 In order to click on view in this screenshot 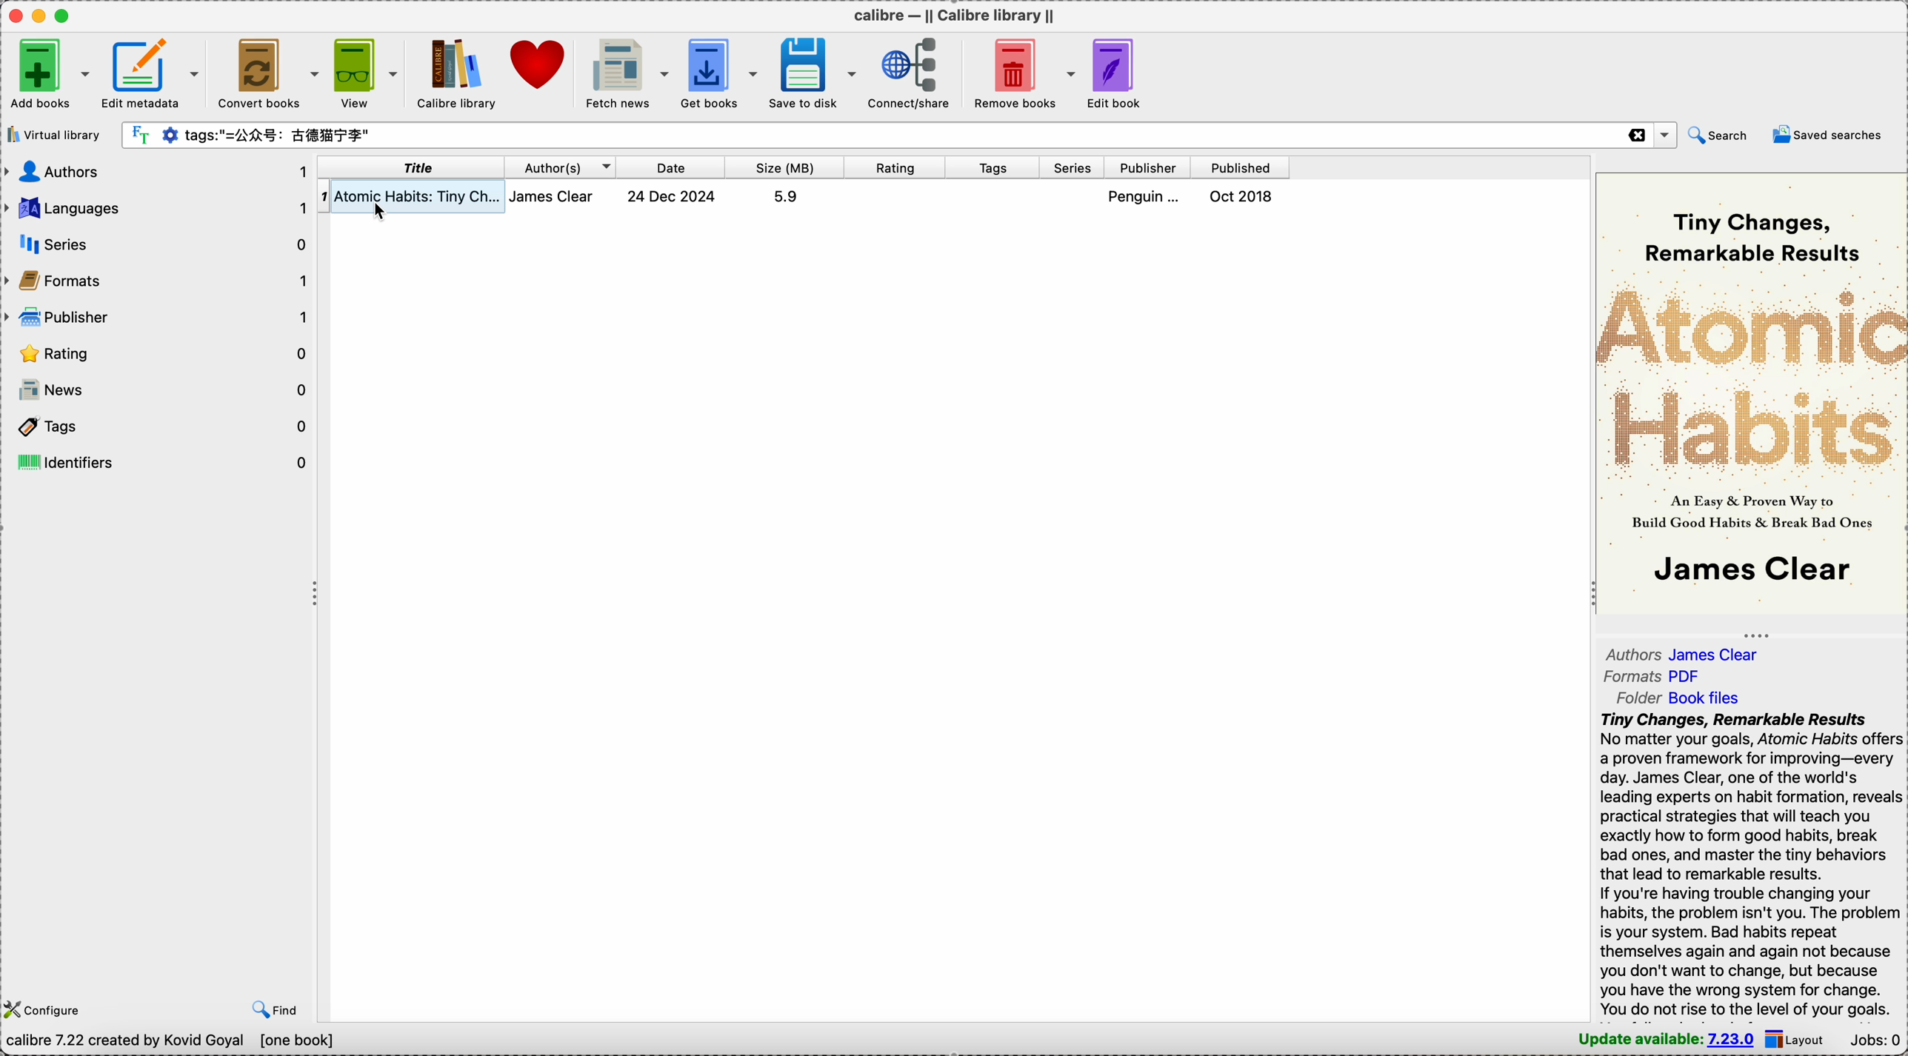, I will do `click(370, 73)`.